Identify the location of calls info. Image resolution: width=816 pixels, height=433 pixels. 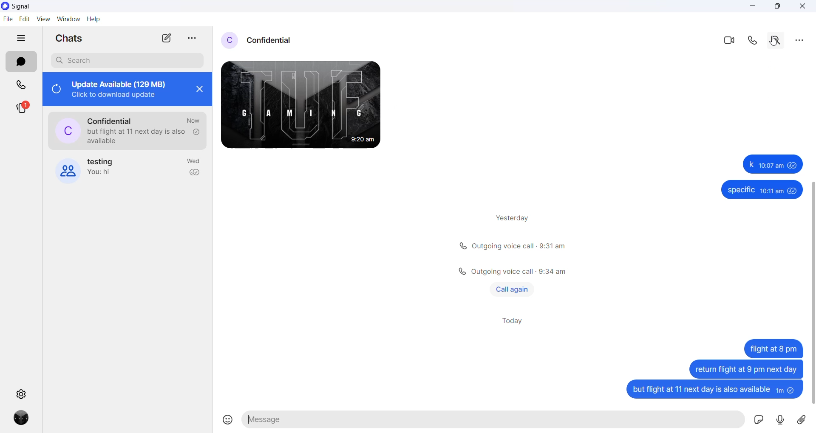
(513, 246).